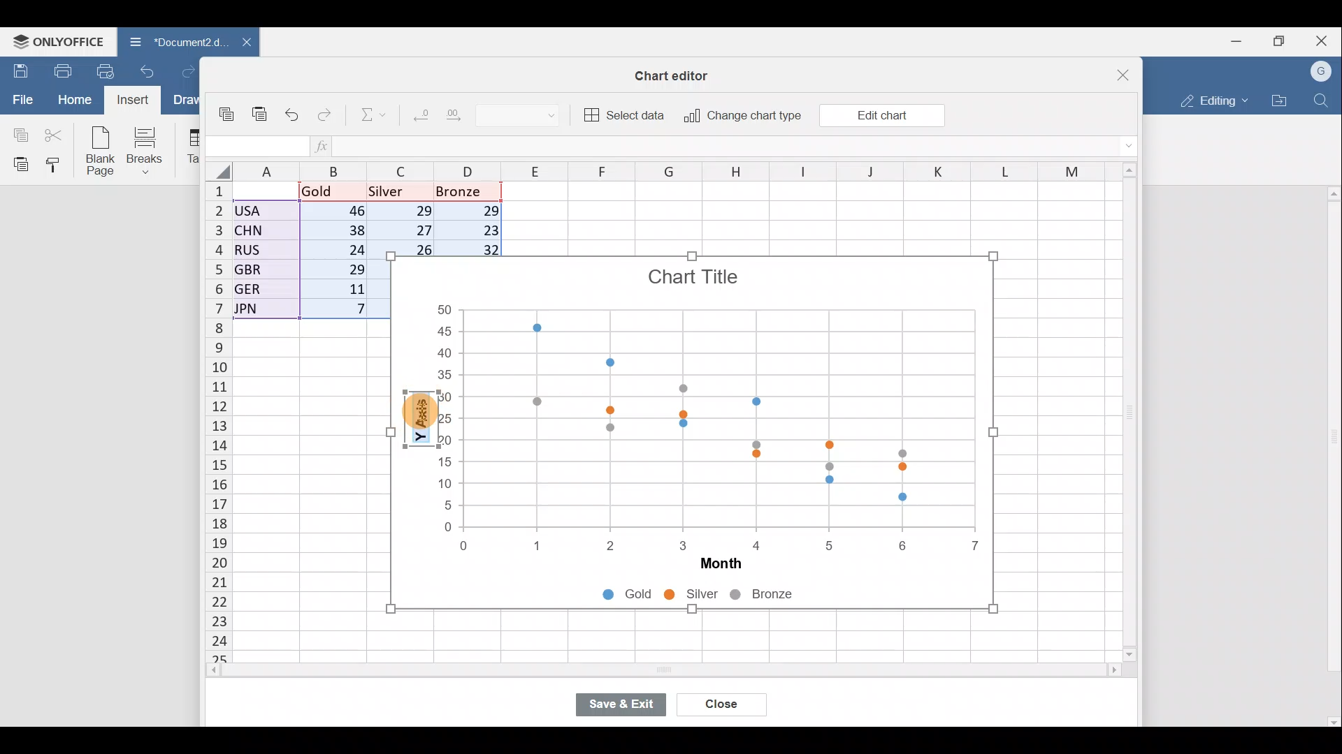 Image resolution: width=1342 pixels, height=754 pixels. I want to click on Chart image, so click(714, 402).